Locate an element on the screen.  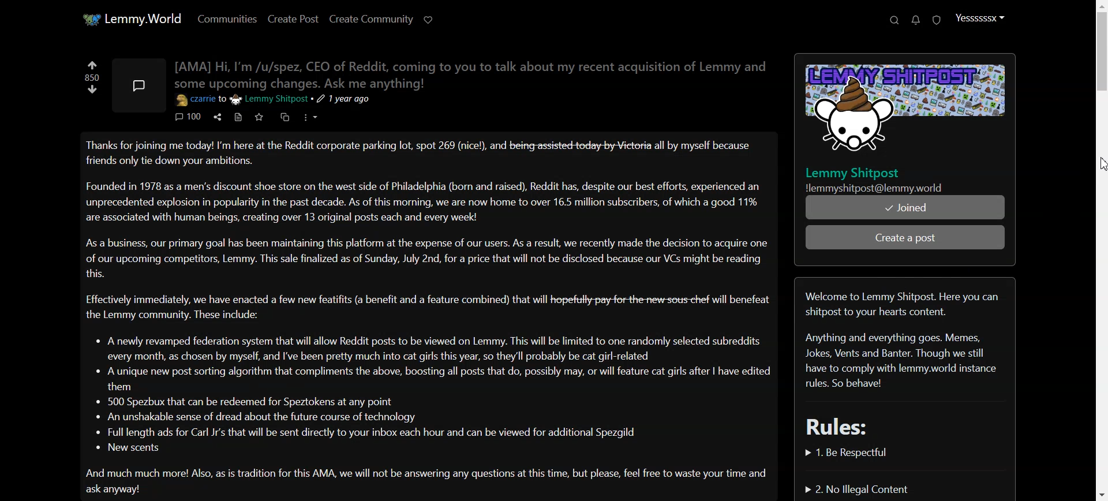
Support limmy is located at coordinates (429, 20).